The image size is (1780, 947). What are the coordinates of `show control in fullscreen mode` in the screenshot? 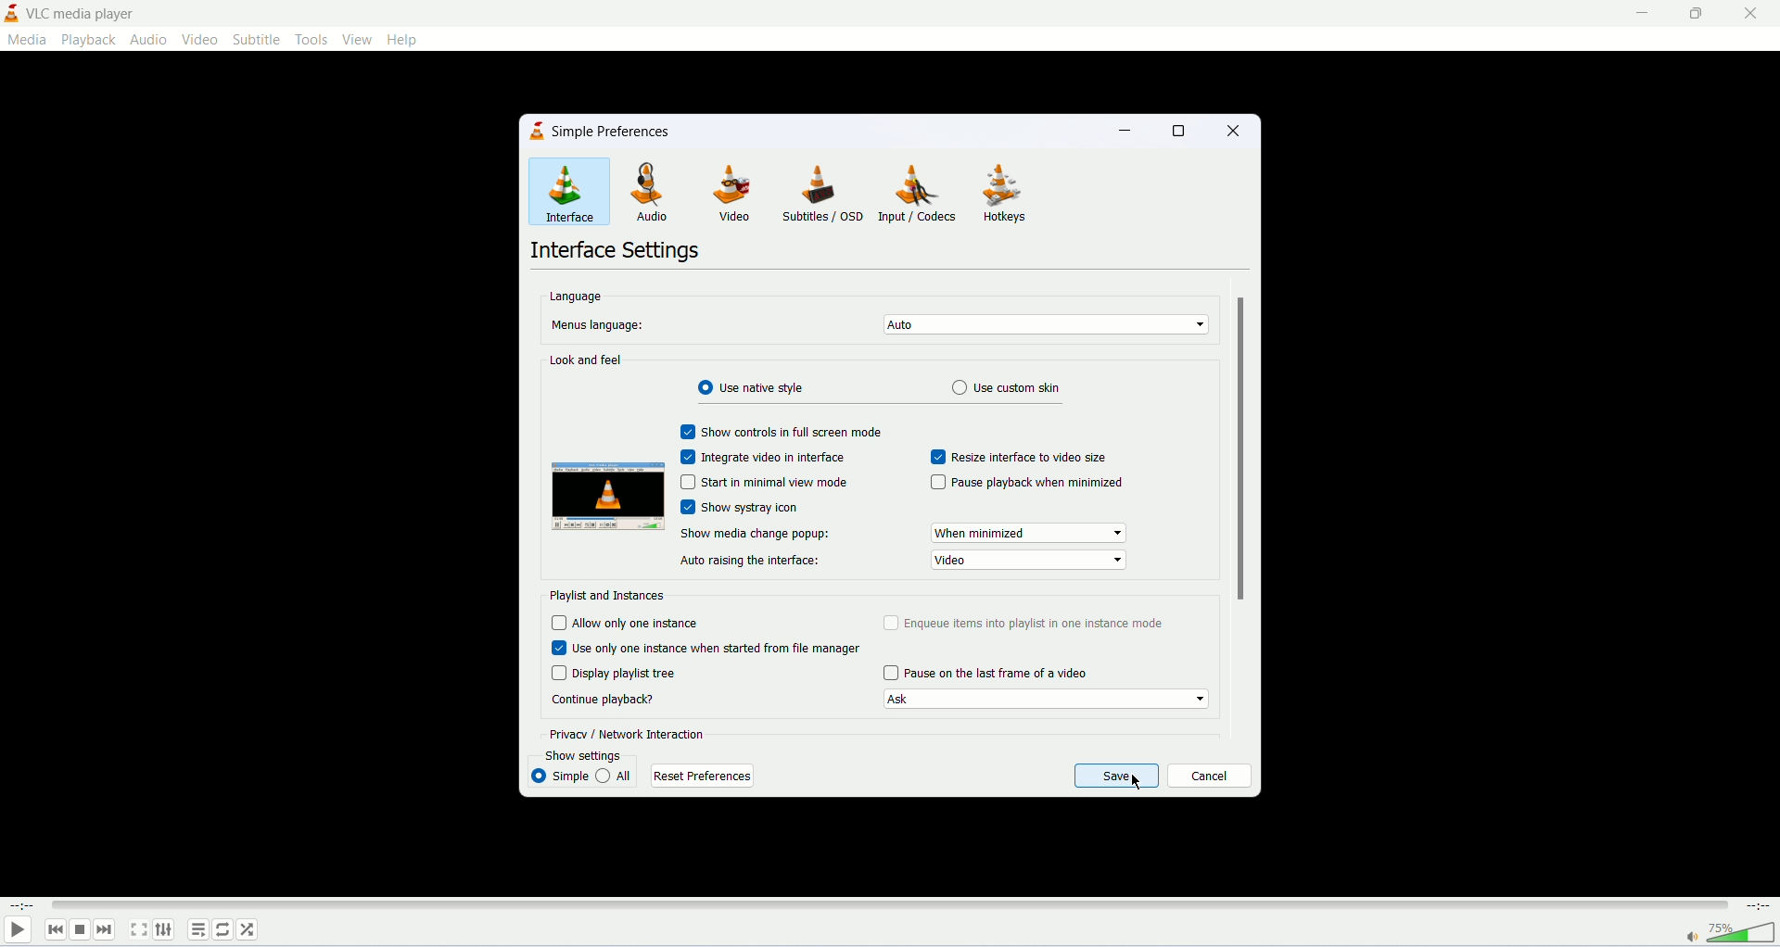 It's located at (781, 432).